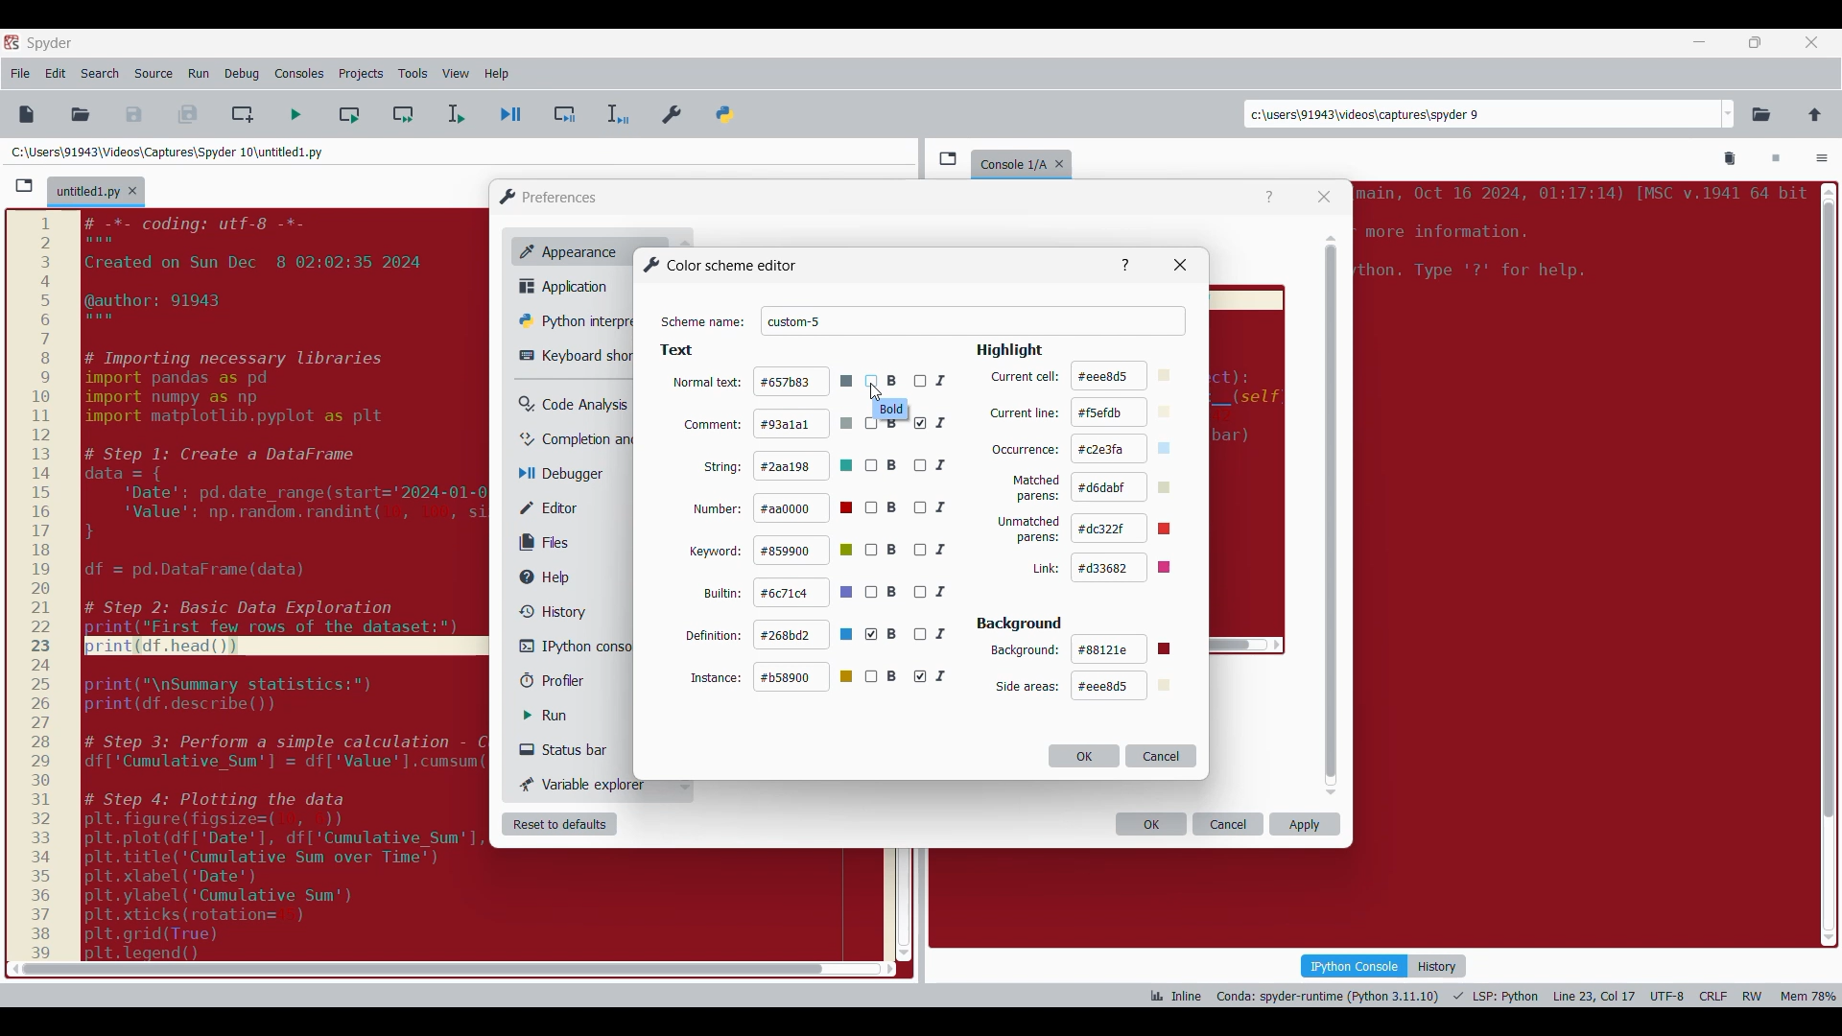 This screenshot has height=1036, width=1842. What do you see at coordinates (1354, 965) in the screenshot?
I see `IPython console` at bounding box center [1354, 965].